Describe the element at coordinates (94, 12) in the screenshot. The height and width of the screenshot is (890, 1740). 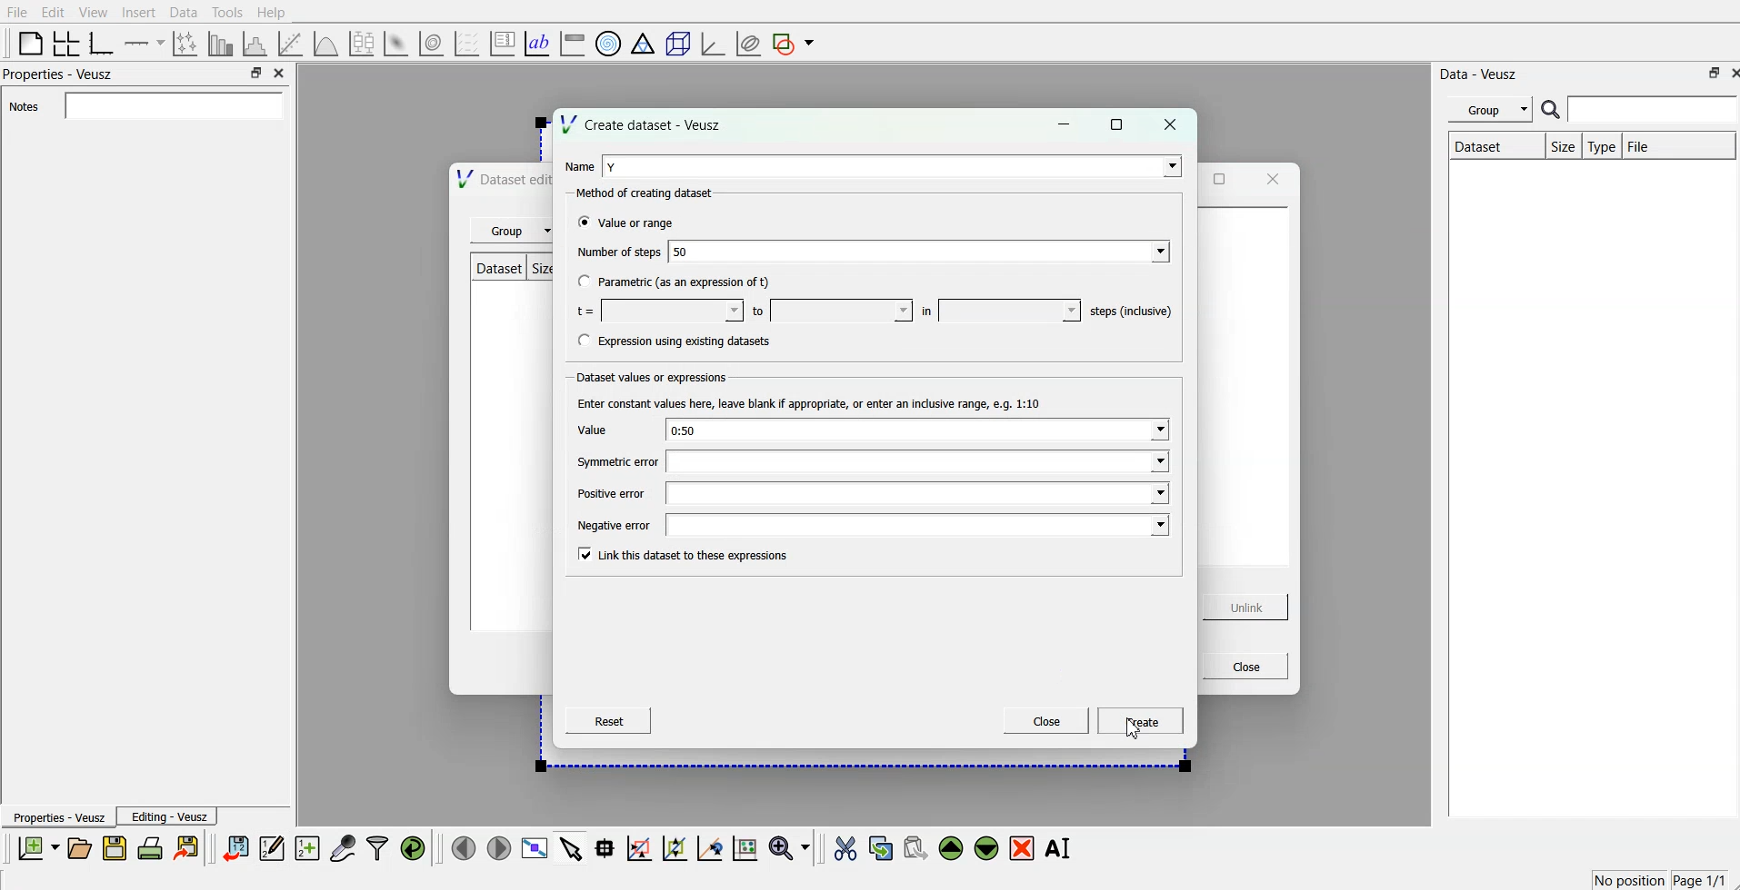
I see `View` at that location.